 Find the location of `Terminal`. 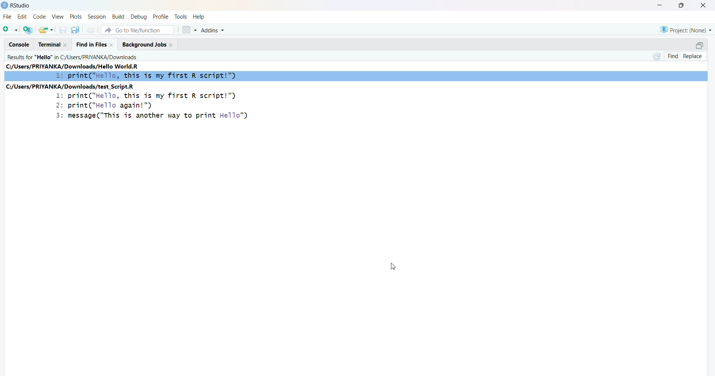

Terminal is located at coordinates (50, 45).